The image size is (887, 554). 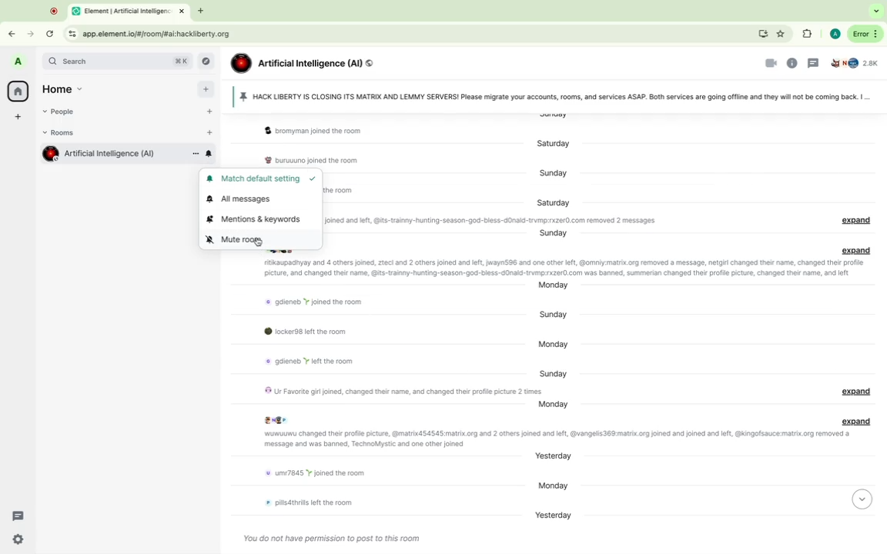 What do you see at coordinates (195, 154) in the screenshot?
I see `Room options` at bounding box center [195, 154].